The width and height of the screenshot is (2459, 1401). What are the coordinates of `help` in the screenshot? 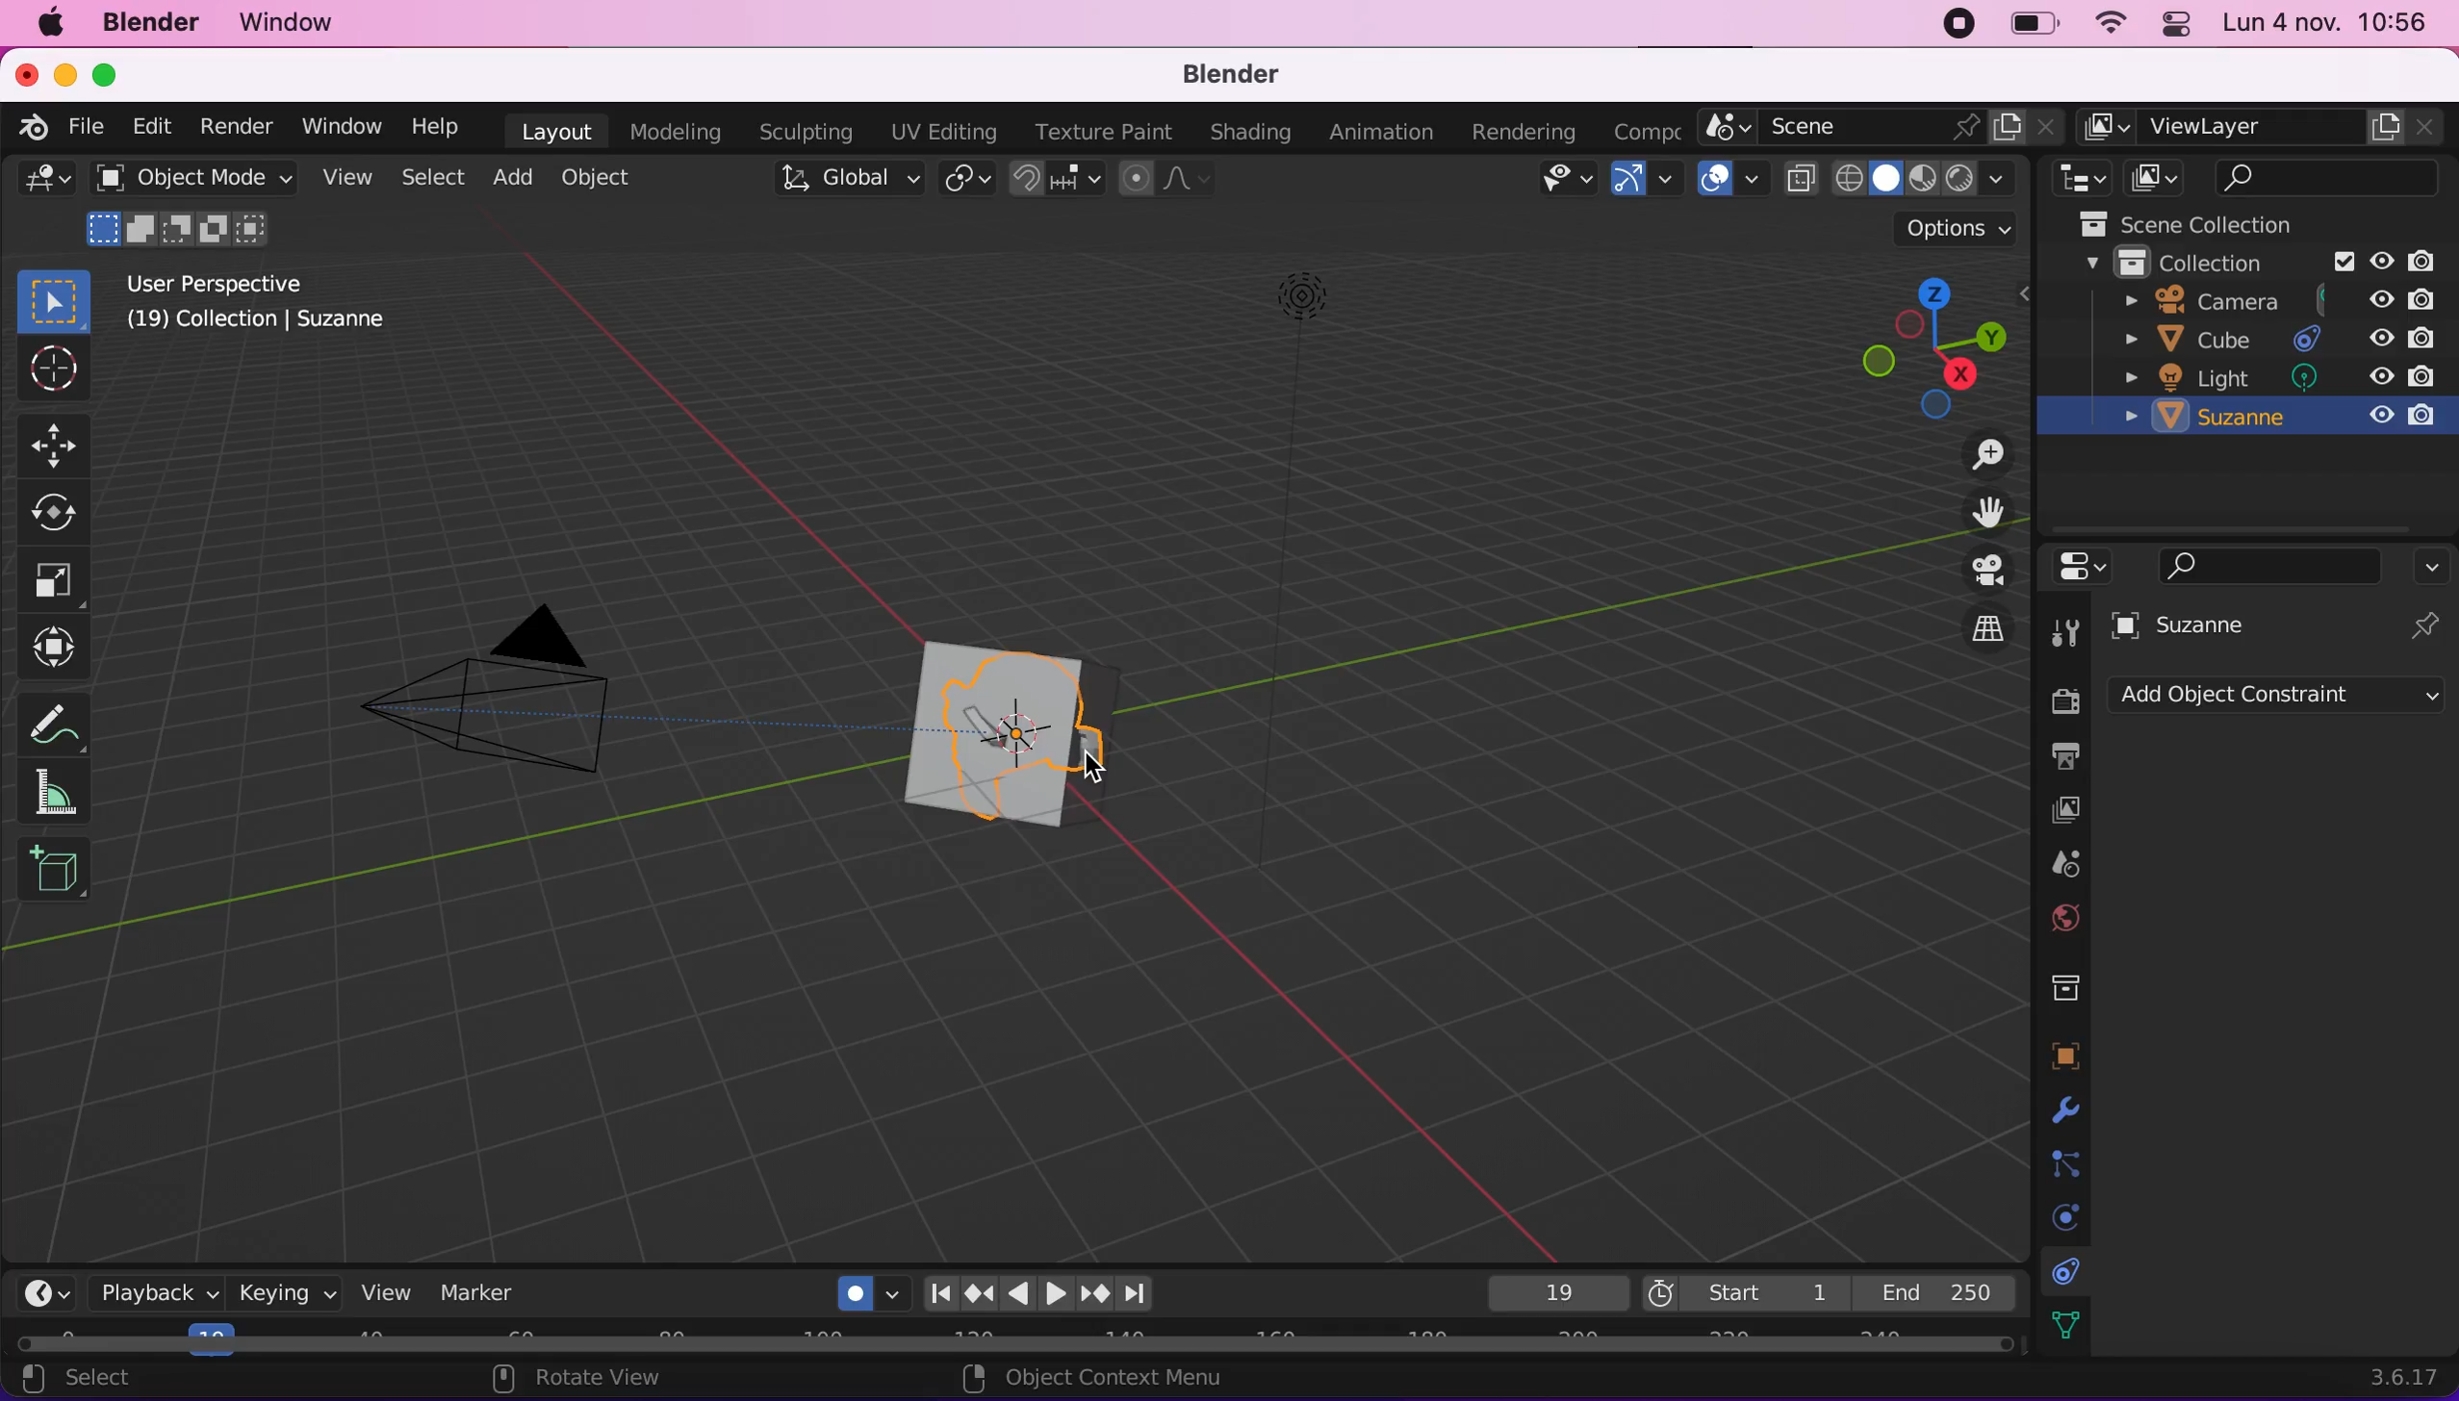 It's located at (440, 127).